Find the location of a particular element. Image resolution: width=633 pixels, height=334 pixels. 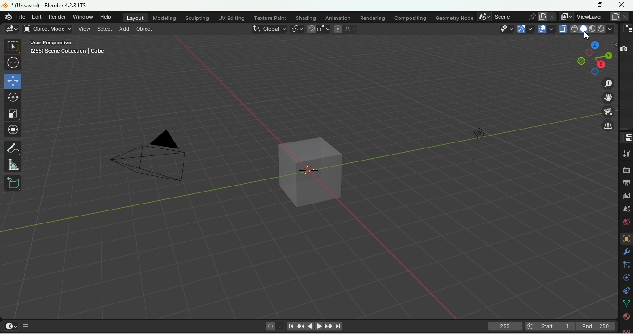

Particles is located at coordinates (626, 265).